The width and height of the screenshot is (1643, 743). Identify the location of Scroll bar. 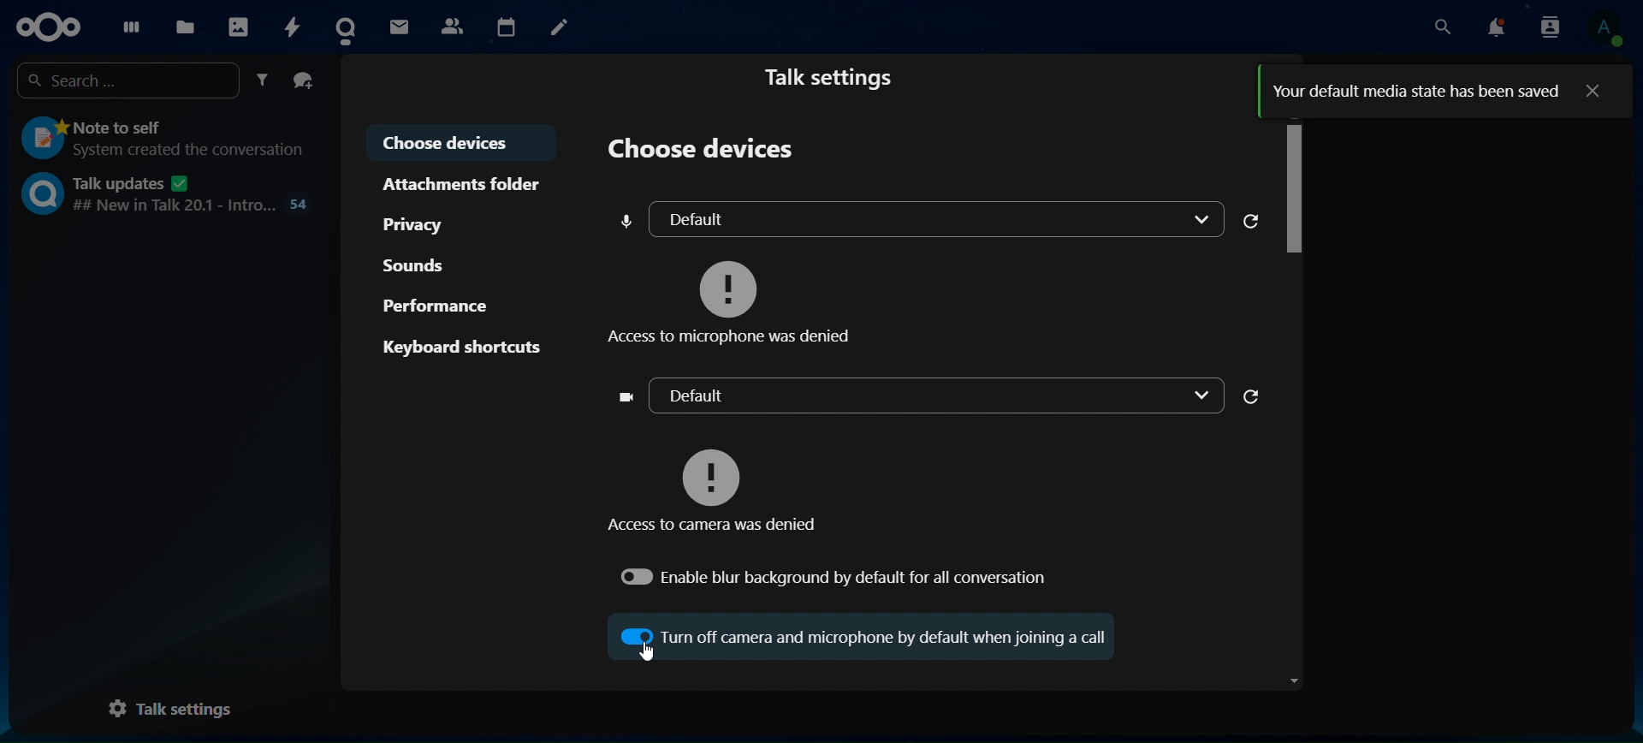
(1294, 402).